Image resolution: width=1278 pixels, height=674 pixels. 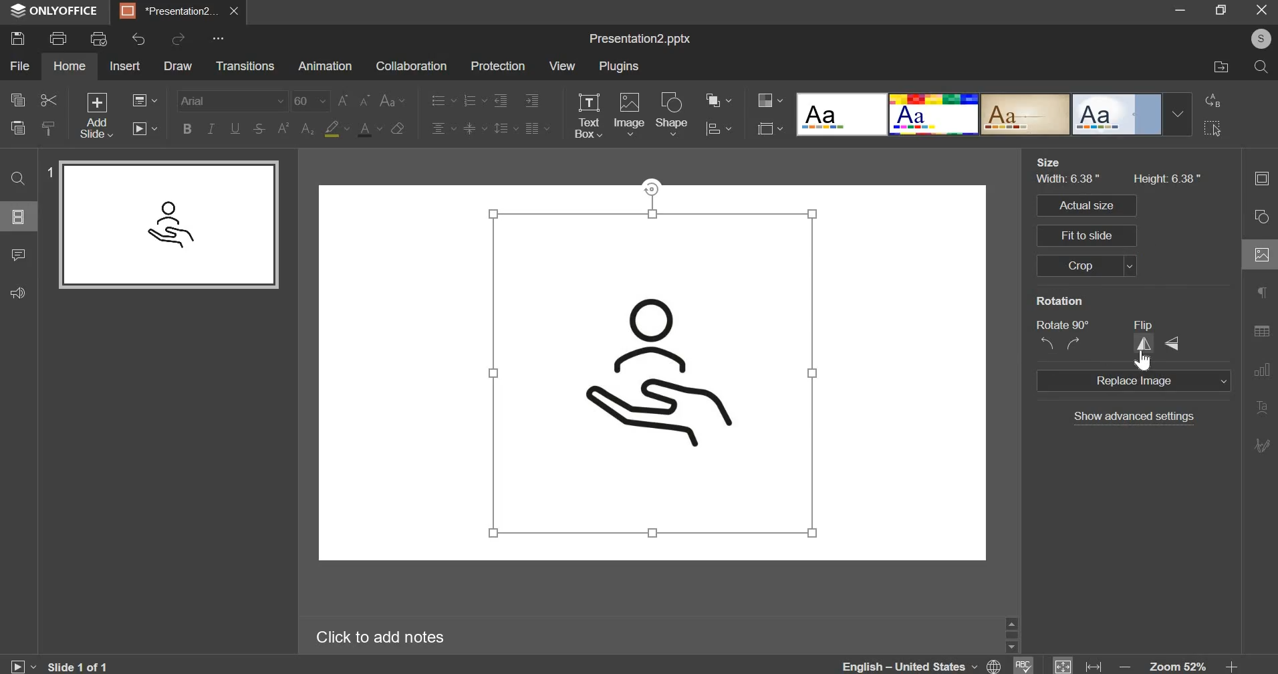 What do you see at coordinates (235, 11) in the screenshot?
I see `close presentation` at bounding box center [235, 11].